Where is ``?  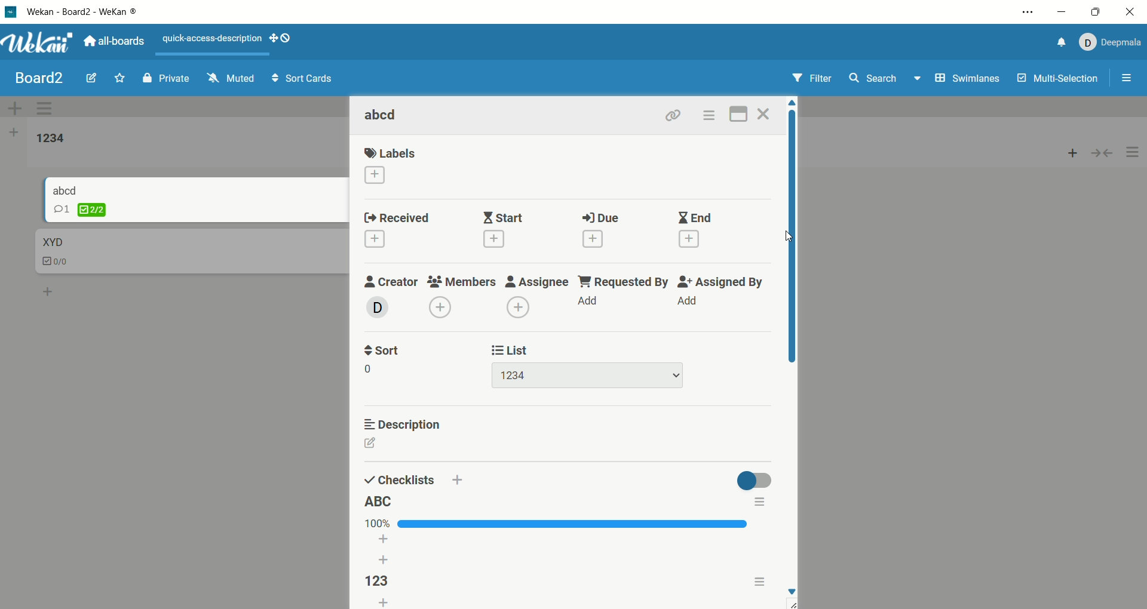
 is located at coordinates (457, 481).